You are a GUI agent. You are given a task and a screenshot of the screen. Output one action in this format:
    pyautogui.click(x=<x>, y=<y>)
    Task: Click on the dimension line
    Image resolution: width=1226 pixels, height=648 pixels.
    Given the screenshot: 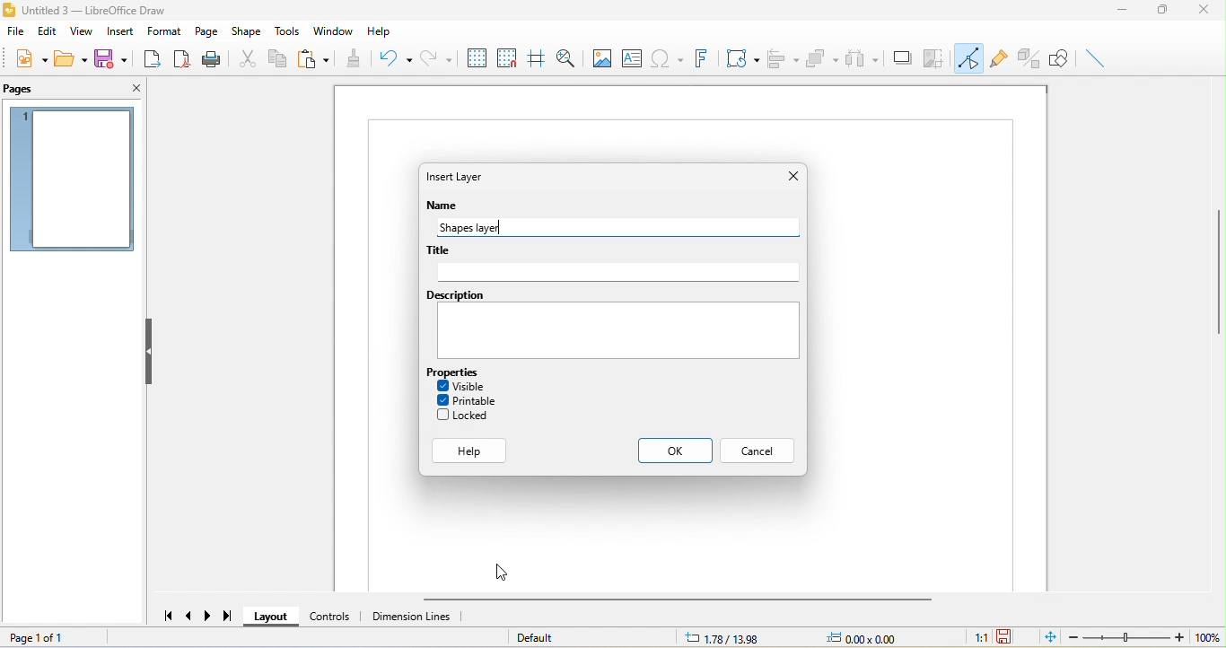 What is the action you would take?
    pyautogui.click(x=421, y=618)
    